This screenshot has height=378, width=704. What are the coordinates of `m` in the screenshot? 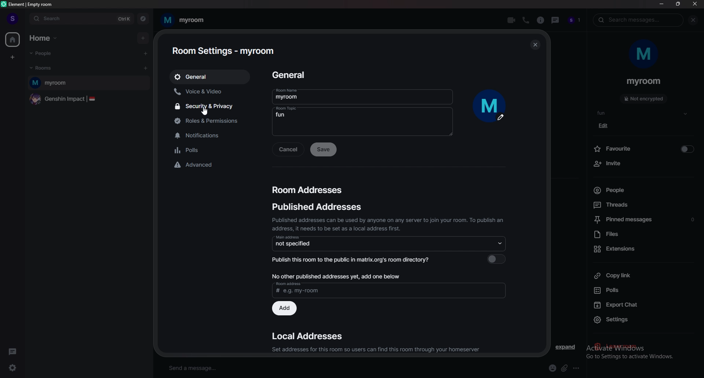 It's located at (645, 56).